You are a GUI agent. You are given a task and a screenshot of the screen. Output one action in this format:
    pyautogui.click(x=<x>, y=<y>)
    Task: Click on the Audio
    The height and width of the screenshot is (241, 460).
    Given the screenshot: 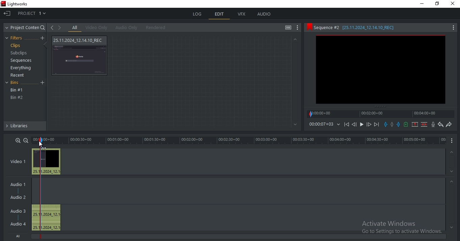 What is the action you would take?
    pyautogui.click(x=19, y=224)
    